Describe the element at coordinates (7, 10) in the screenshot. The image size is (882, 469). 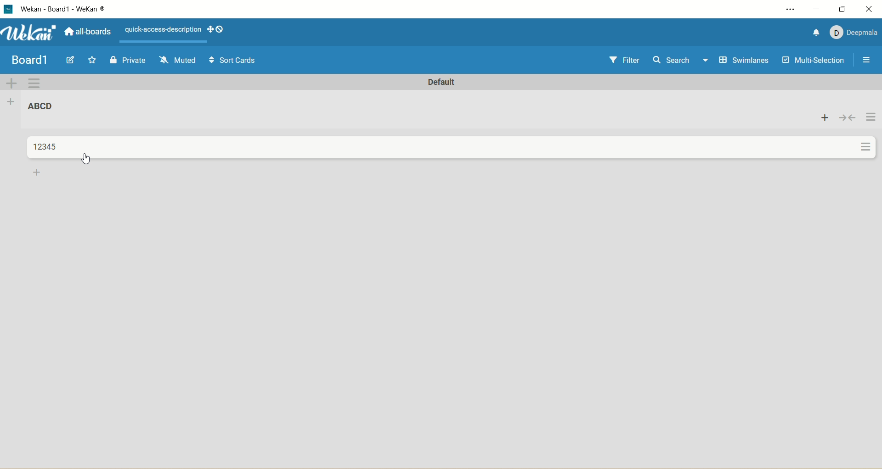
I see `logo` at that location.